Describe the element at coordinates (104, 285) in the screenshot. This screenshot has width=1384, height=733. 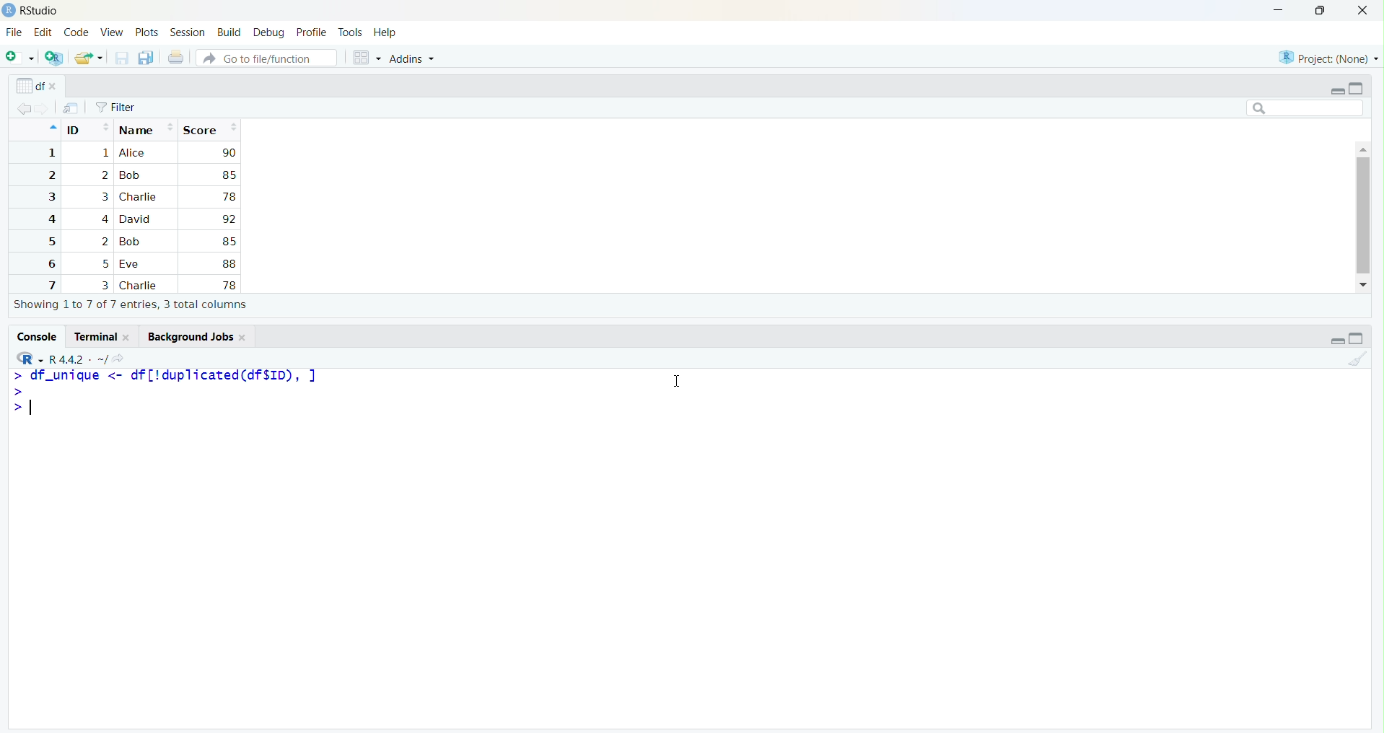
I see `3` at that location.